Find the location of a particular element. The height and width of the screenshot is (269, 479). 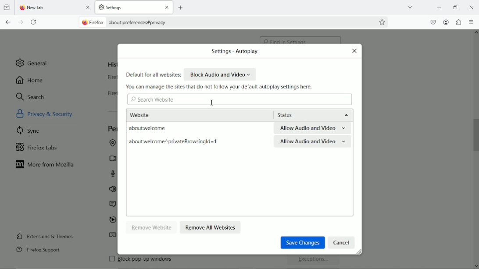

firefox is located at coordinates (98, 23).